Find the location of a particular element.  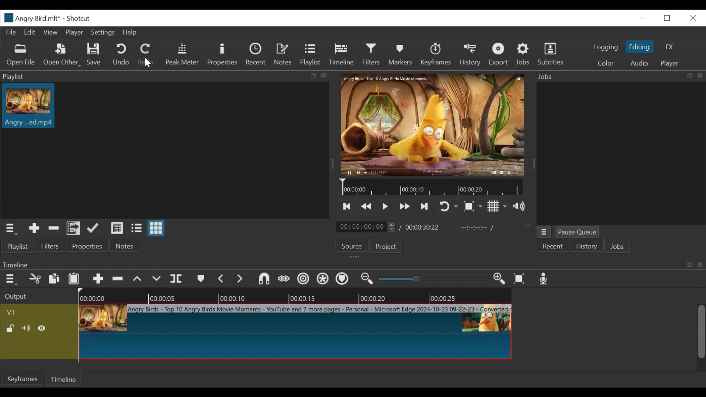

Color is located at coordinates (605, 63).